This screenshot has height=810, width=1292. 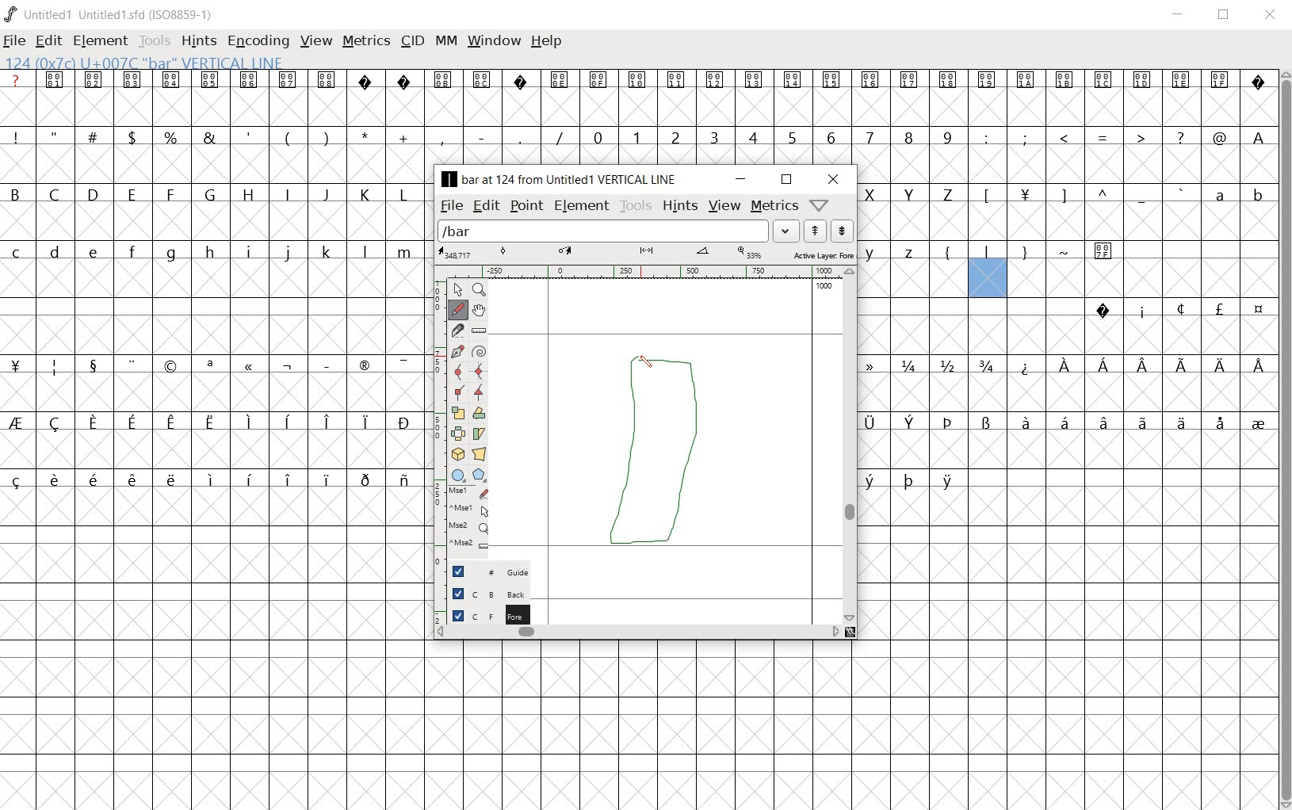 I want to click on help, so click(x=548, y=42).